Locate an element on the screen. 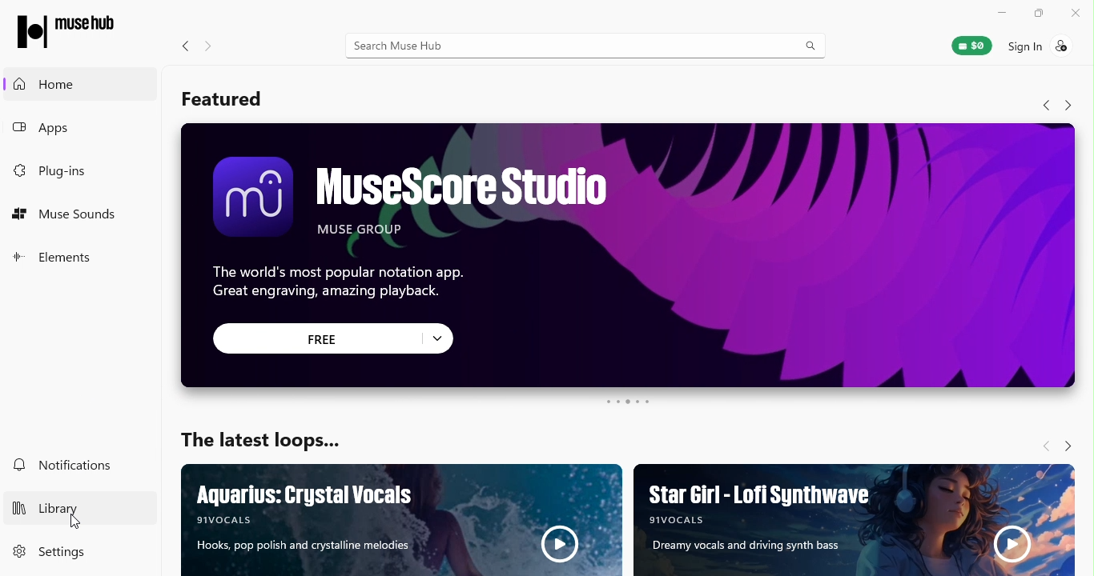  Navigate forward is located at coordinates (211, 43).